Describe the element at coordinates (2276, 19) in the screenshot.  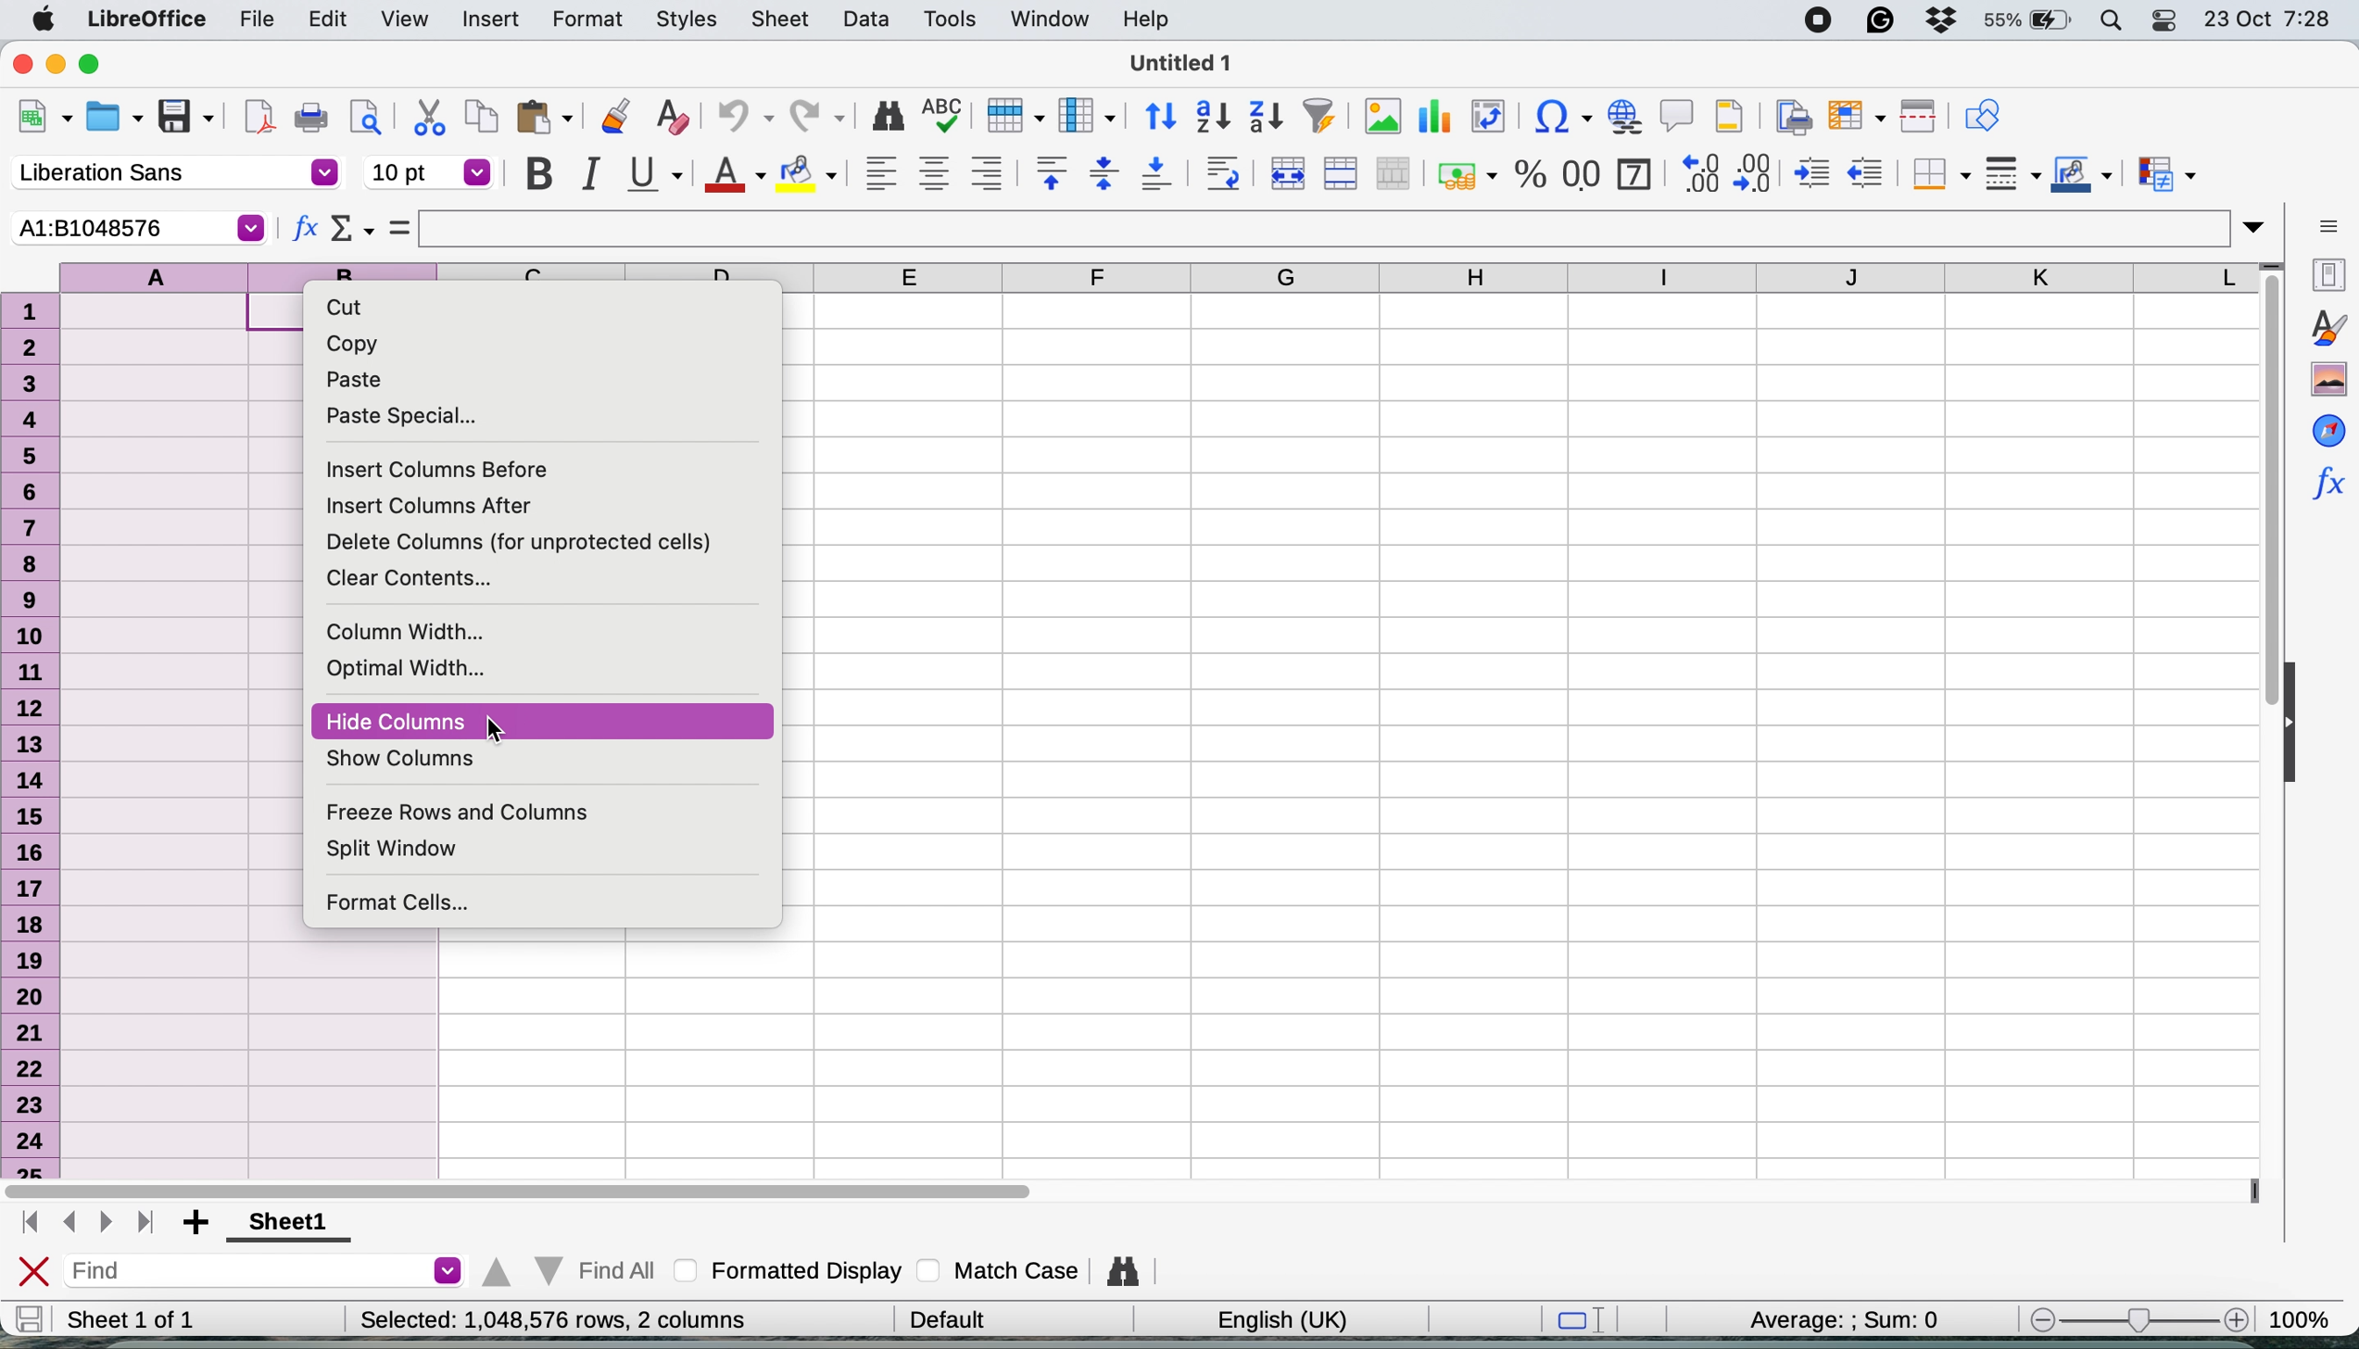
I see `date and time` at that location.